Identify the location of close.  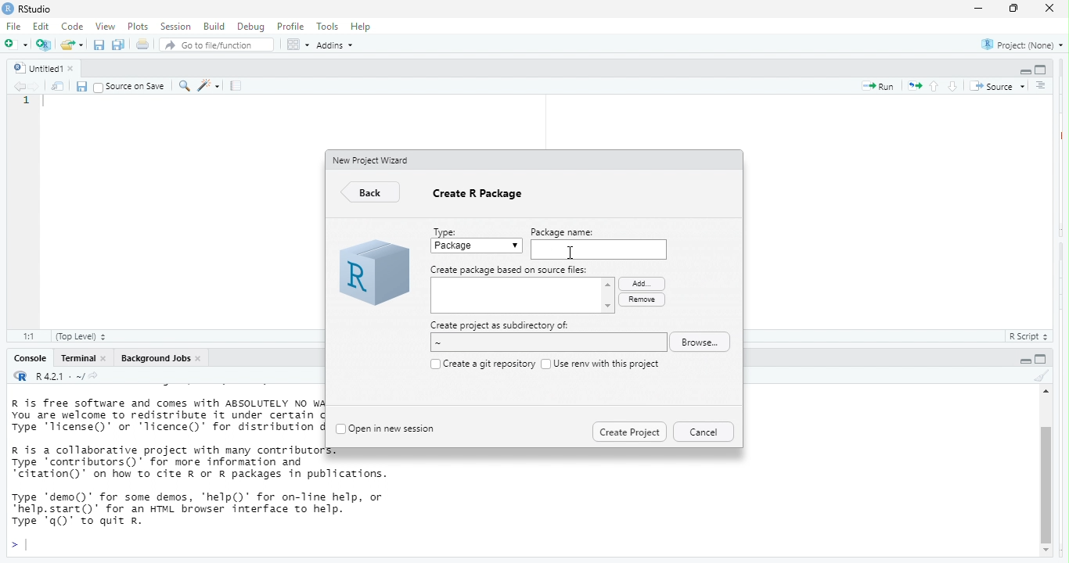
(77, 68).